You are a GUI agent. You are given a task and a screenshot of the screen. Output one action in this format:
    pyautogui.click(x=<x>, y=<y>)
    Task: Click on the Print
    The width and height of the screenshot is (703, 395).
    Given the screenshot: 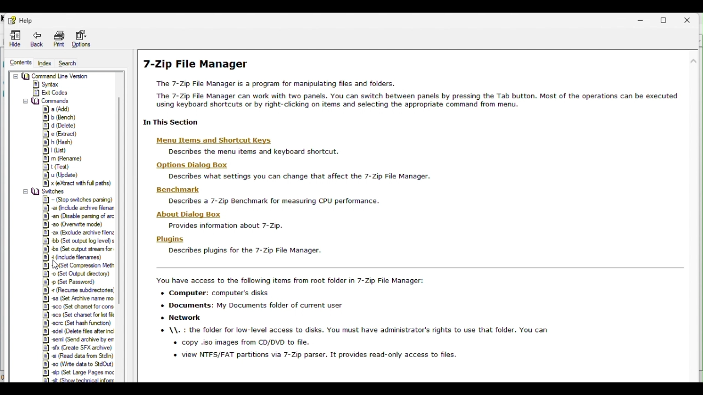 What is the action you would take?
    pyautogui.click(x=59, y=38)
    